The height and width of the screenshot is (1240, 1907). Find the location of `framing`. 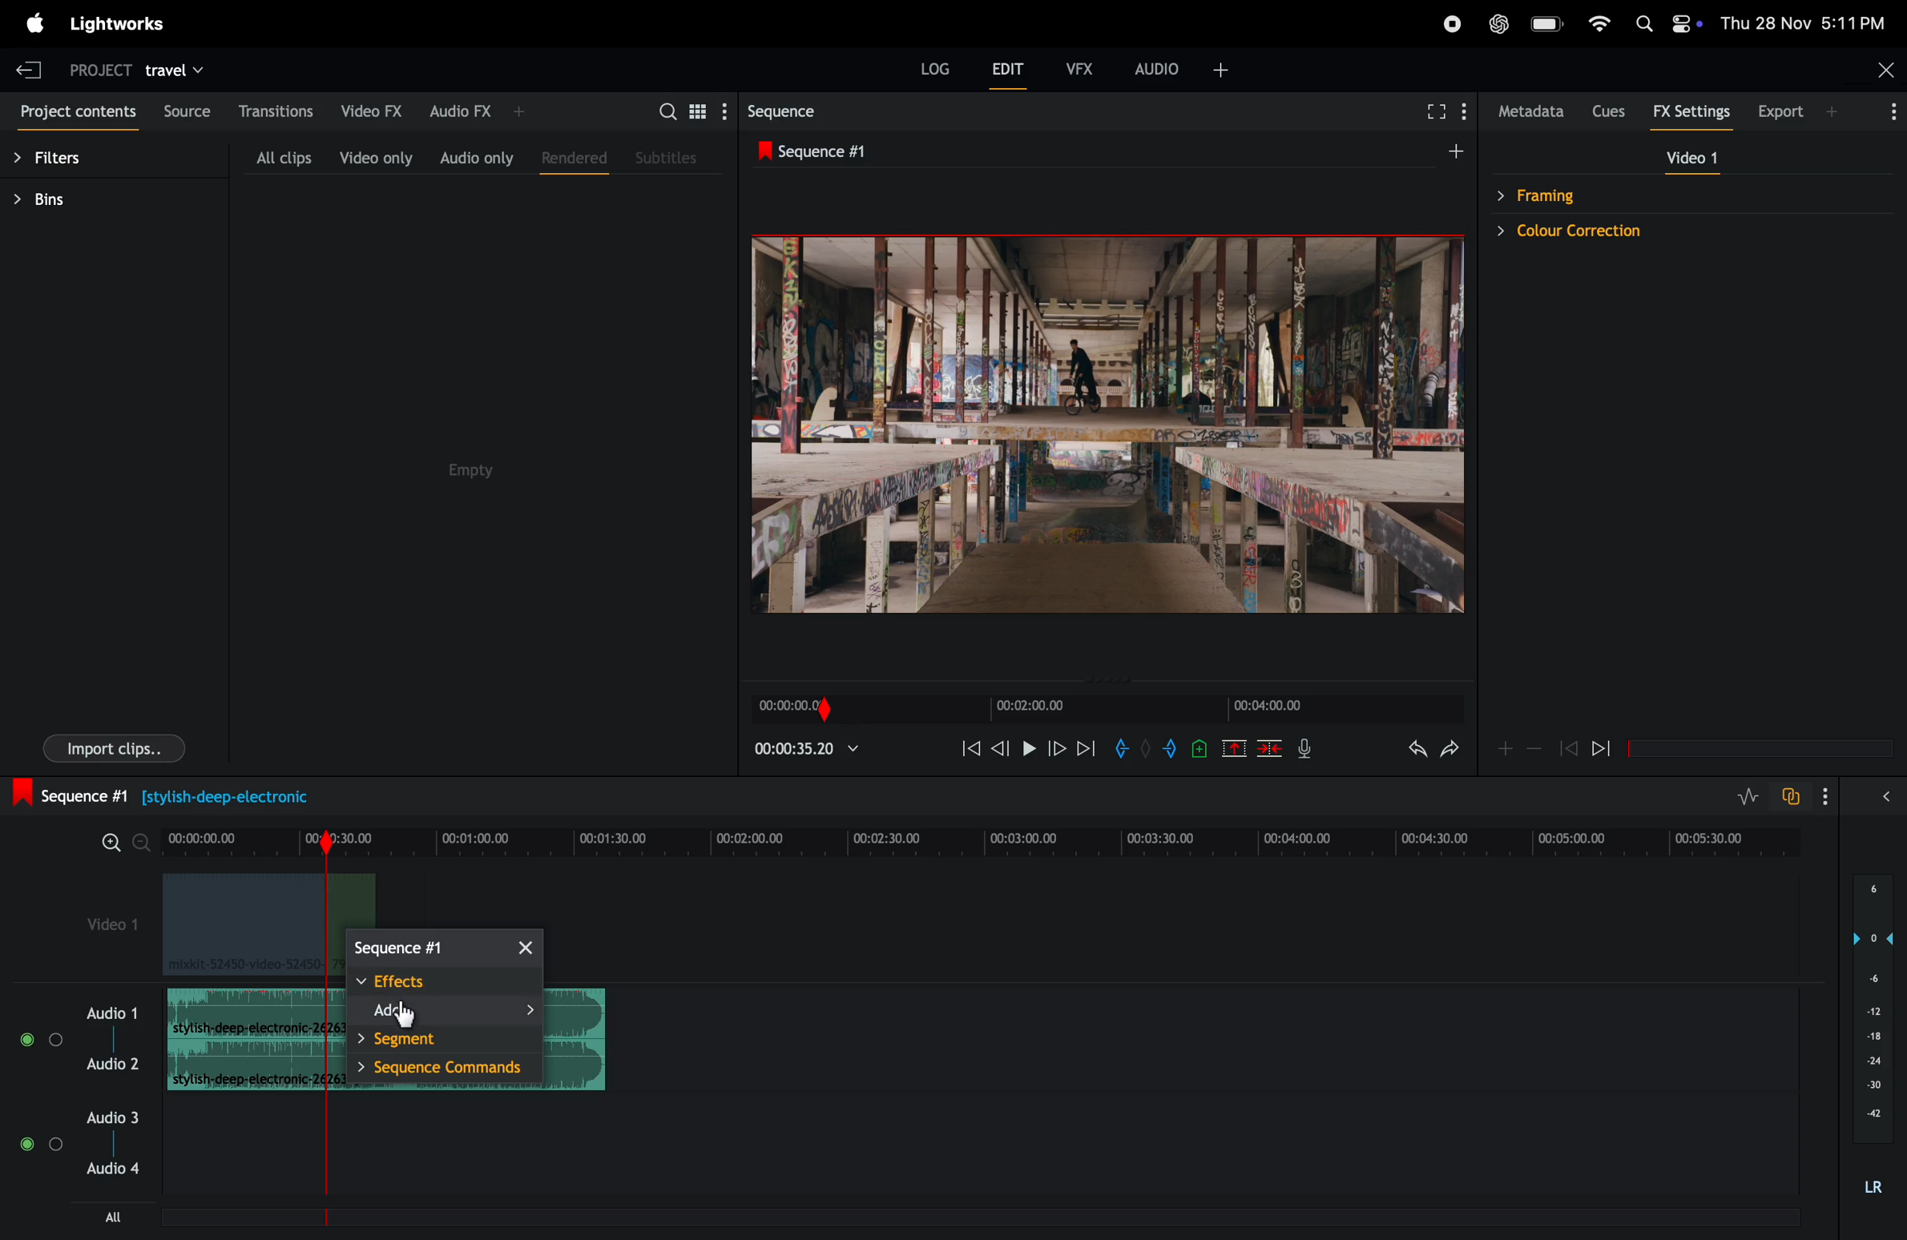

framing is located at coordinates (1607, 194).